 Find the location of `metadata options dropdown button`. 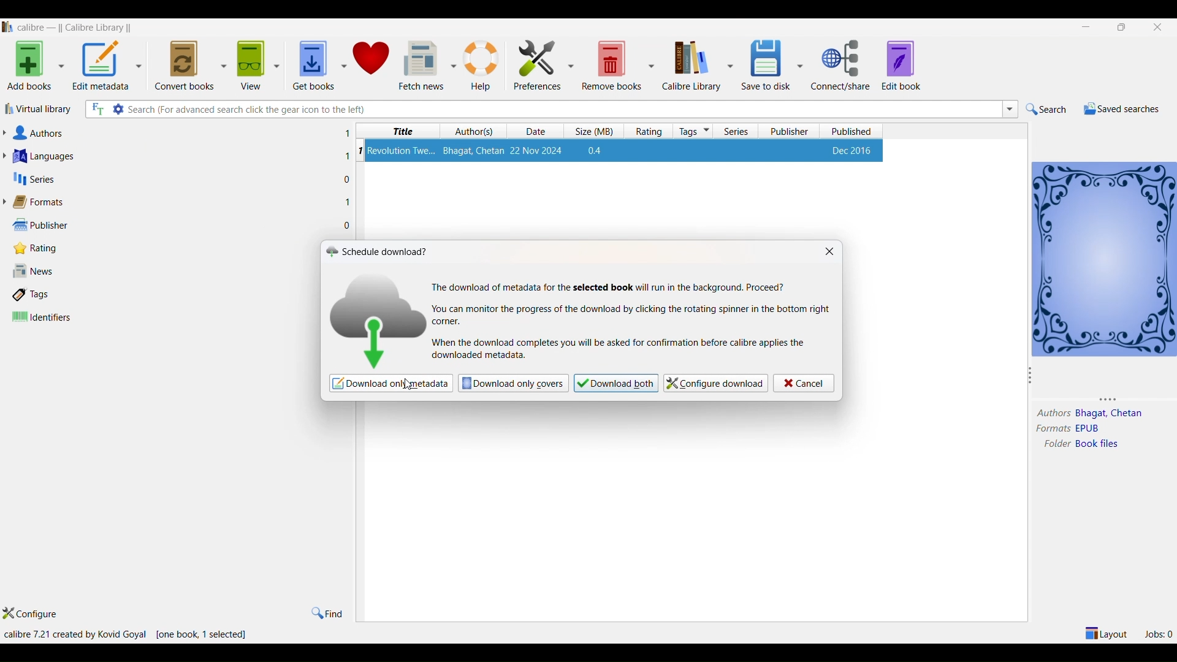

metadata options dropdown button is located at coordinates (142, 64).